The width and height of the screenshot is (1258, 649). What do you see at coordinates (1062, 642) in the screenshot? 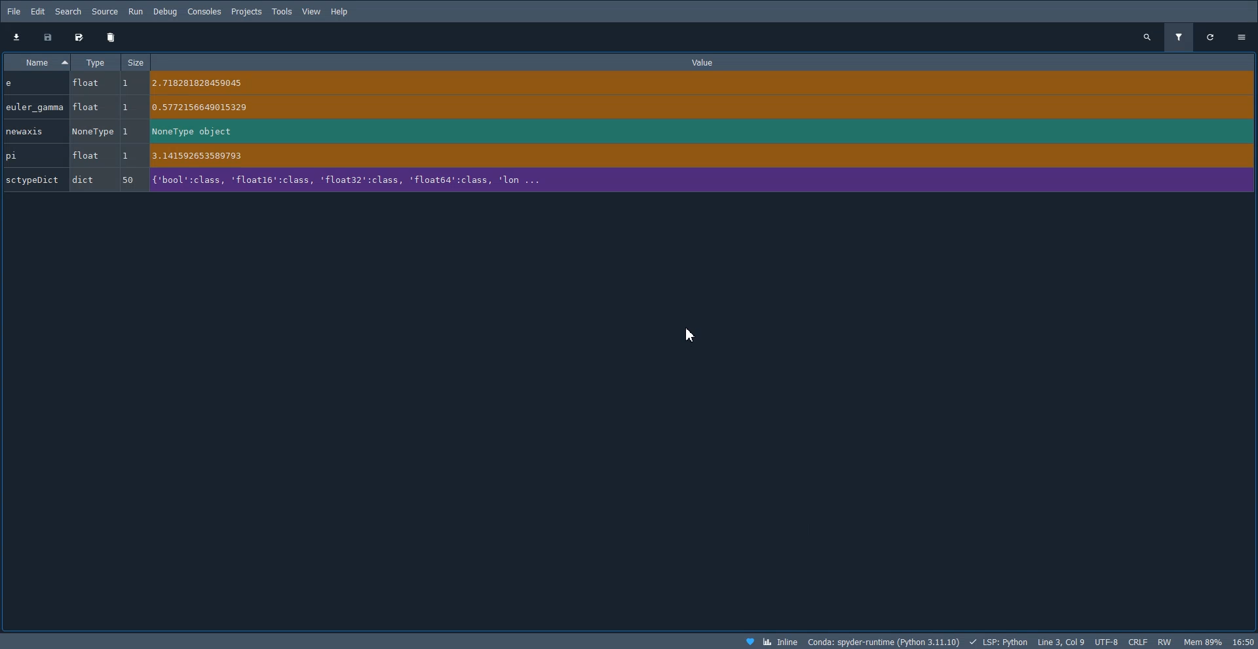
I see `Line3, col9` at bounding box center [1062, 642].